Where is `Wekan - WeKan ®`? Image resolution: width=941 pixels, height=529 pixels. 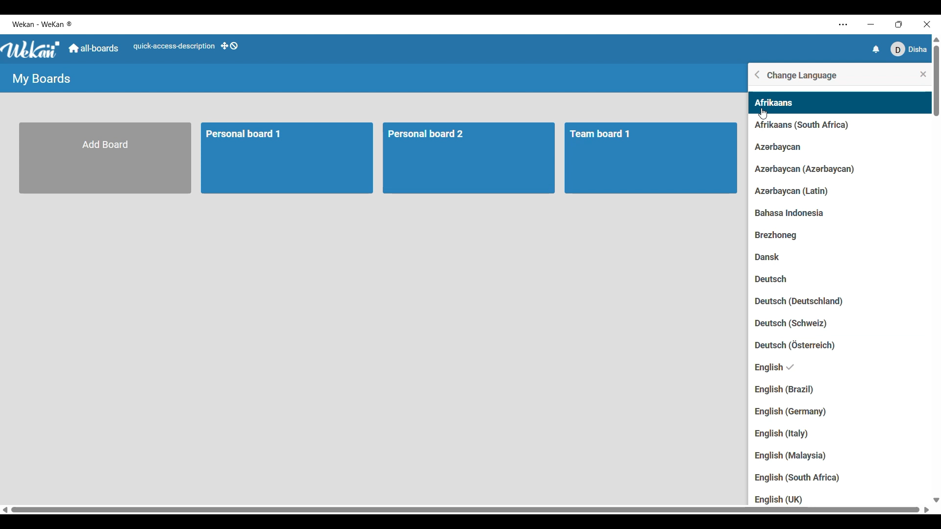 Wekan - WeKan ® is located at coordinates (44, 24).